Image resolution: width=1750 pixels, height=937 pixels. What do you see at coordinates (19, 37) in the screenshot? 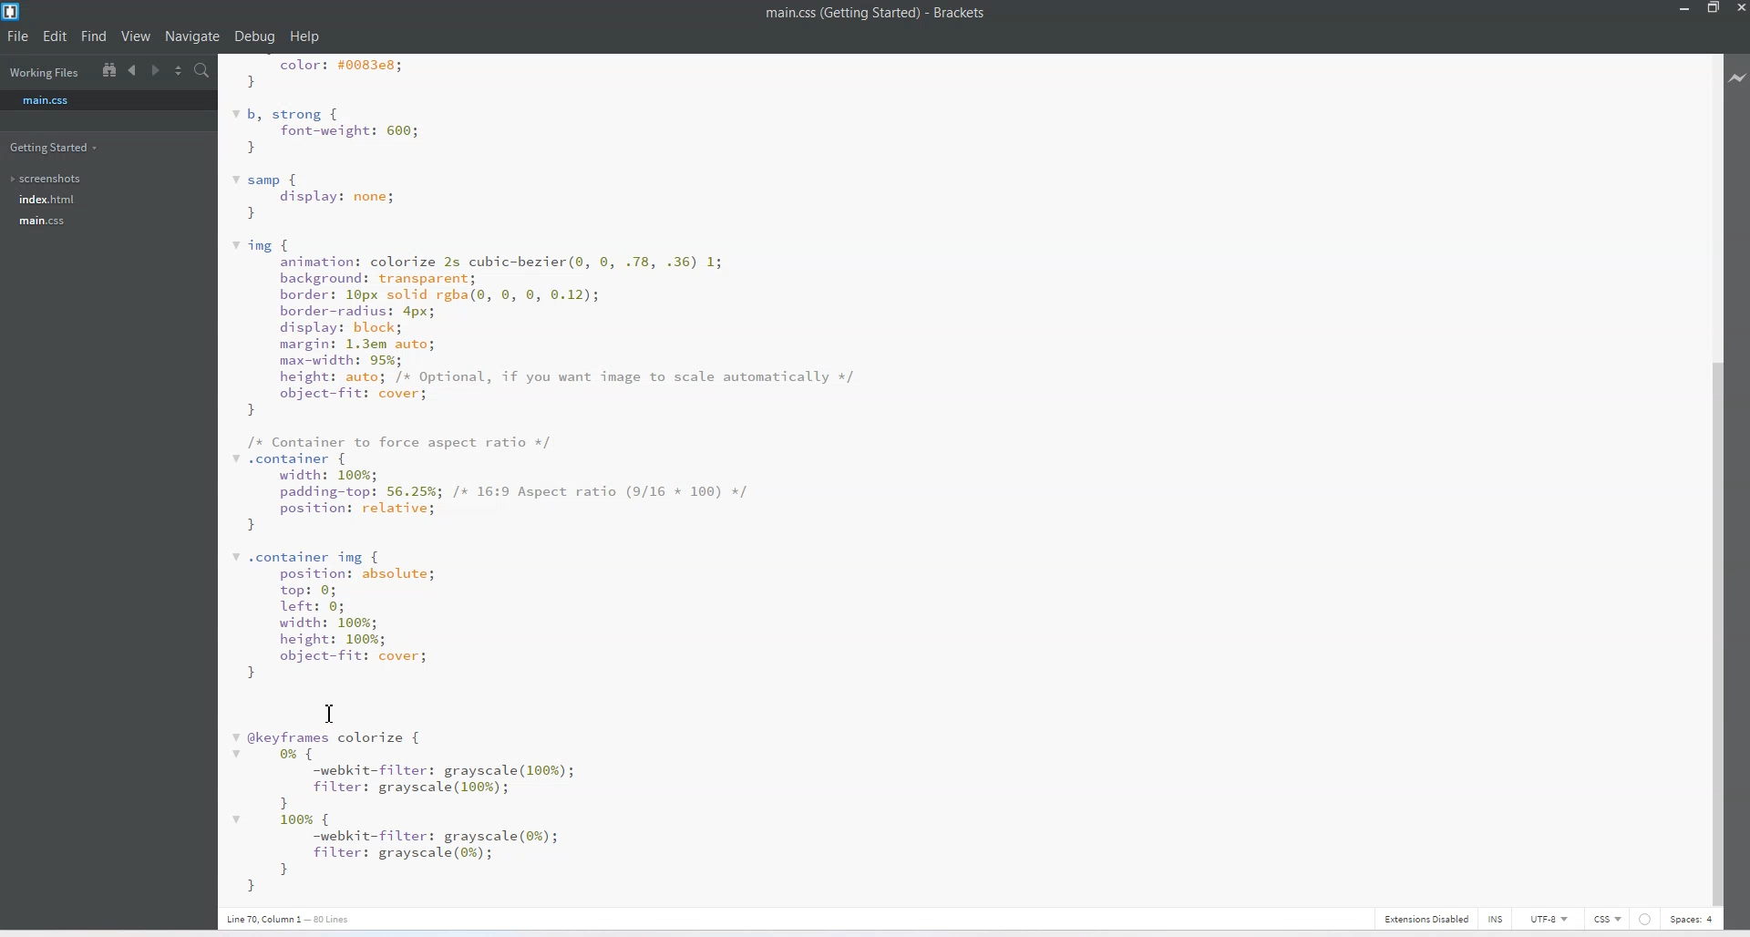
I see `File` at bounding box center [19, 37].